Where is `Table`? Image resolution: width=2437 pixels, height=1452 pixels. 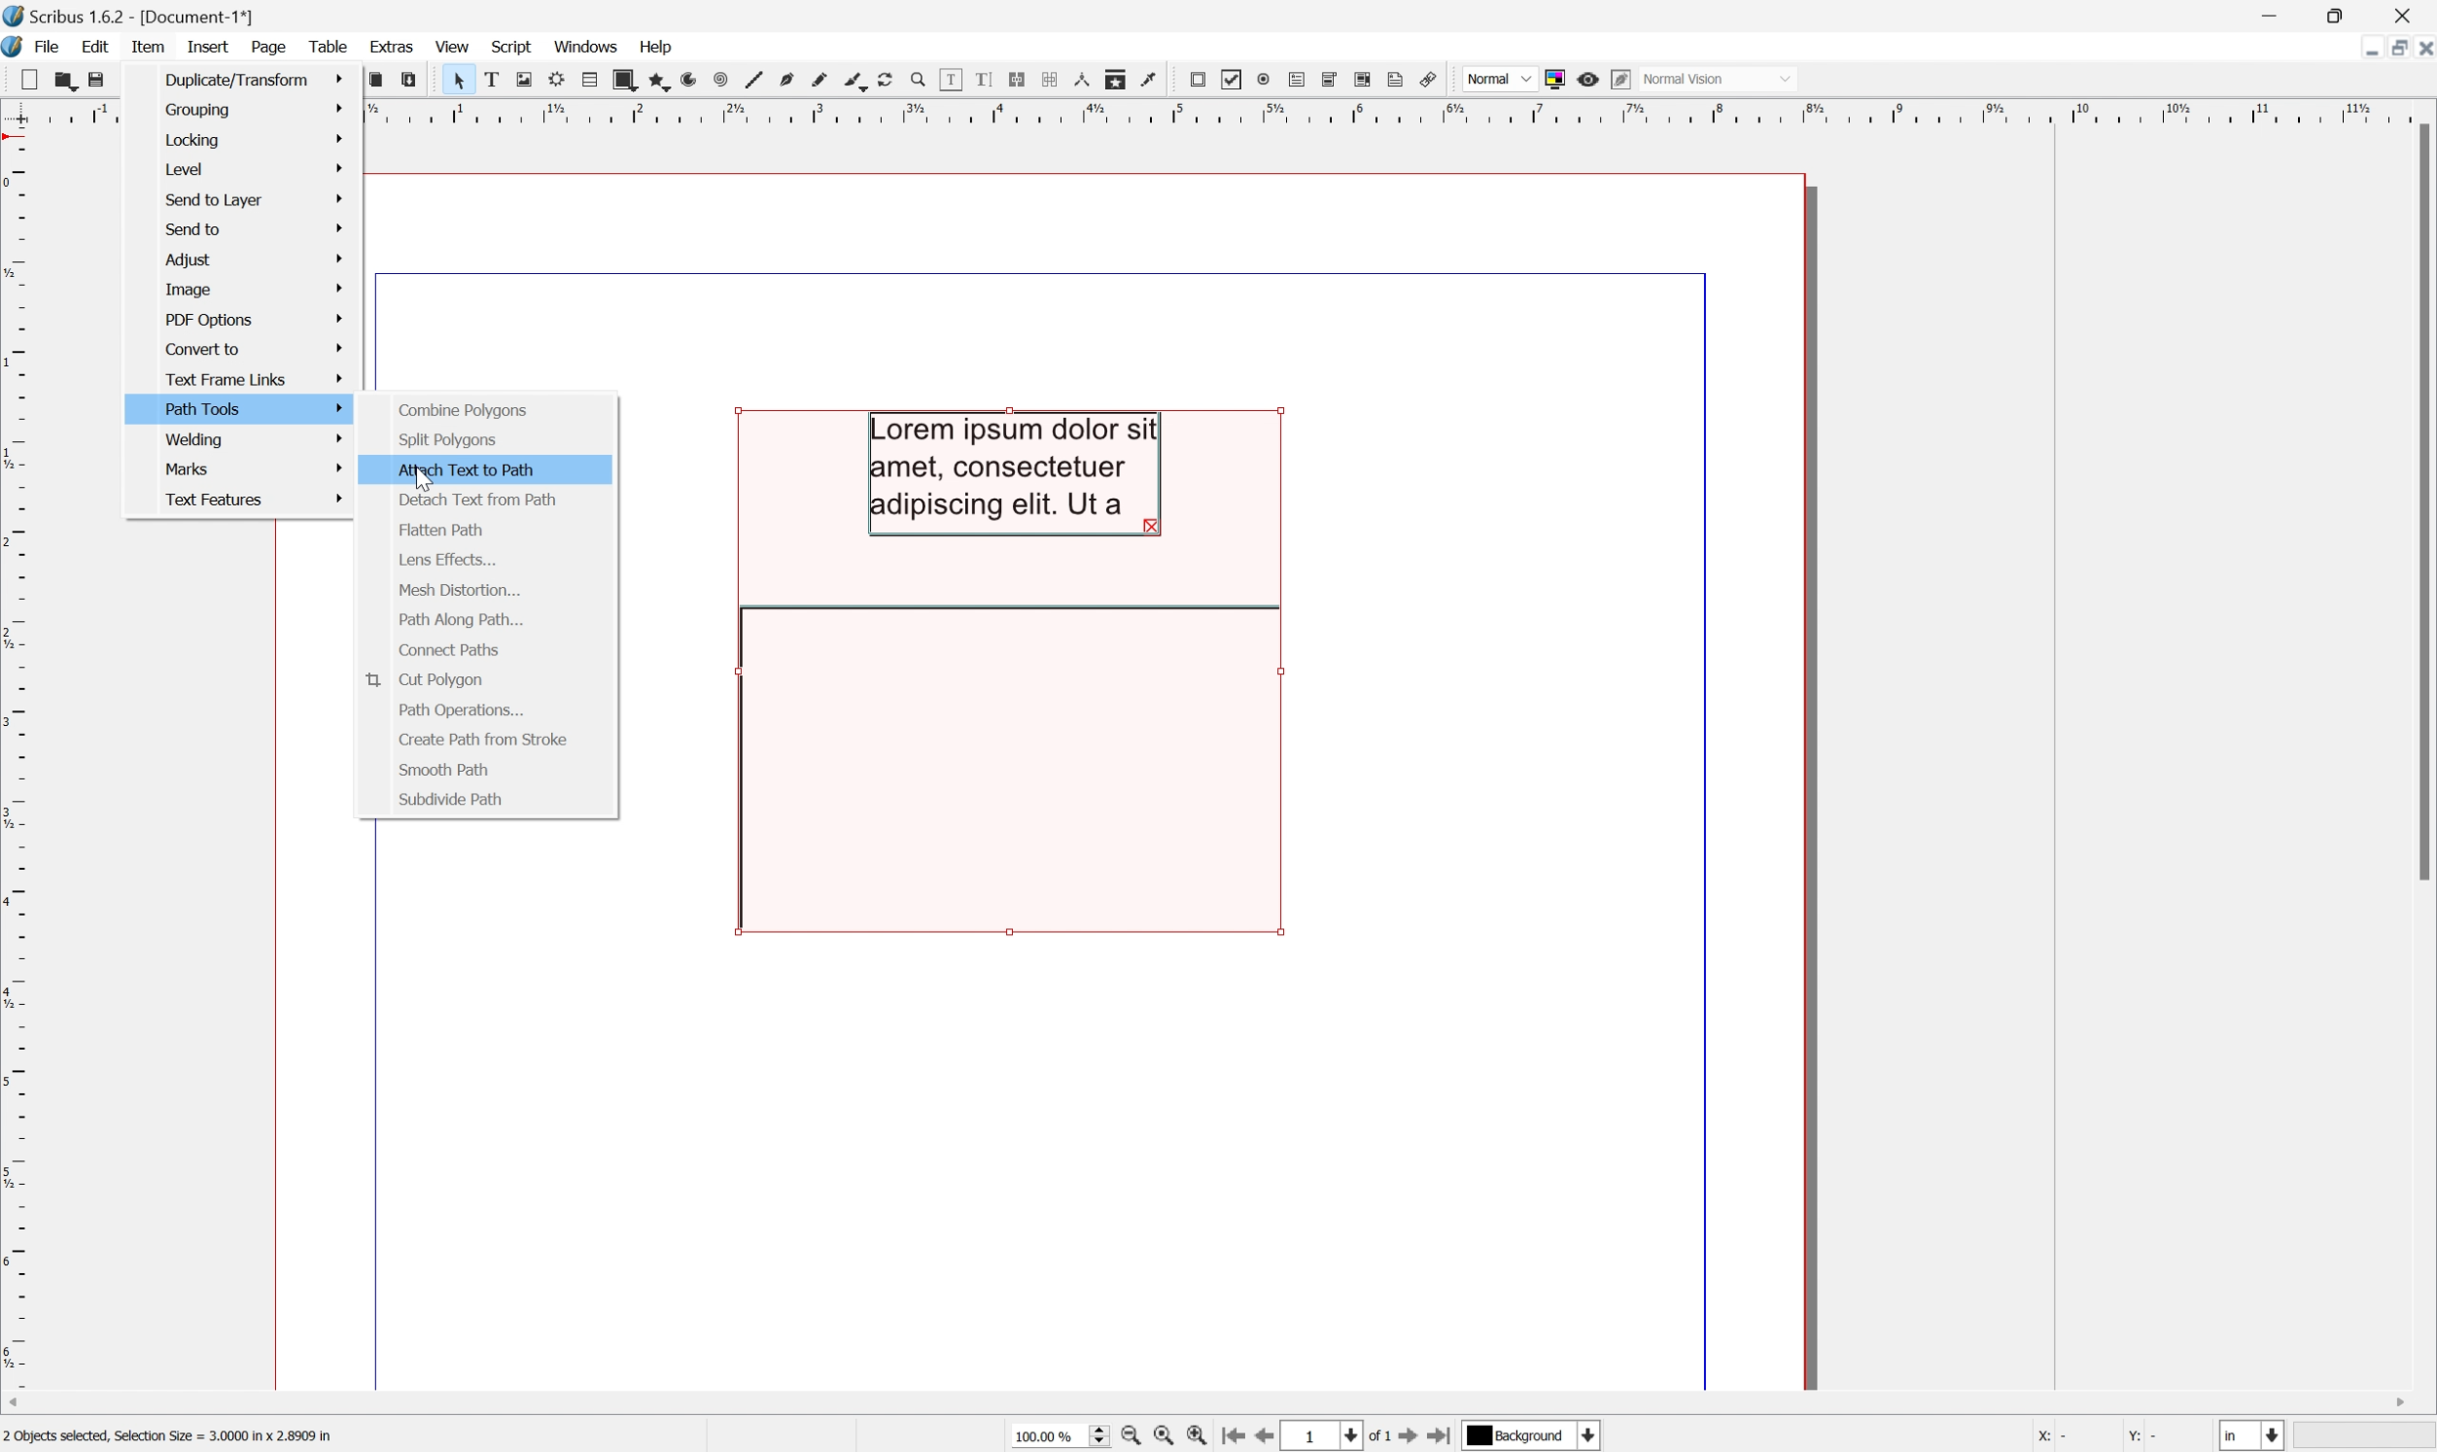 Table is located at coordinates (589, 78).